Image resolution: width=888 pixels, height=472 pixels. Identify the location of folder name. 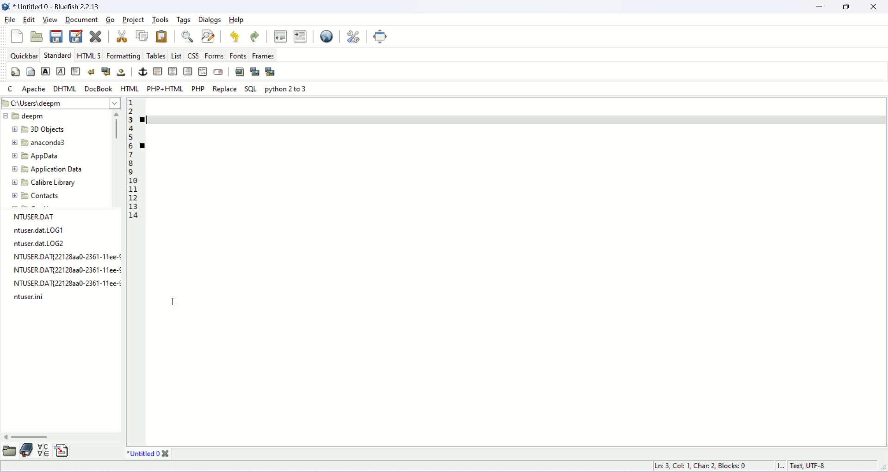
(46, 142).